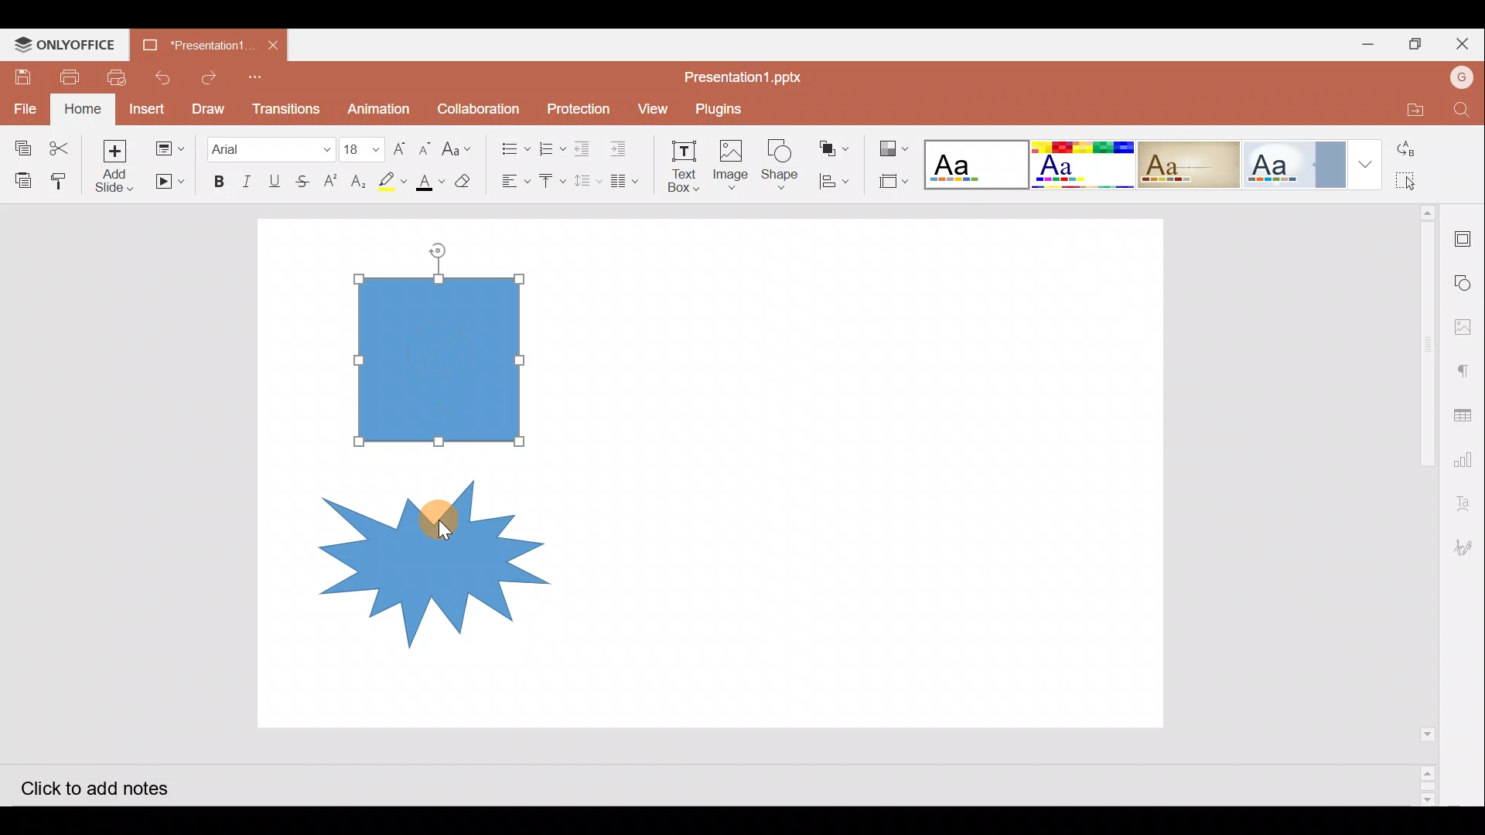 Image resolution: width=1485 pixels, height=835 pixels. I want to click on Insert columns, so click(628, 181).